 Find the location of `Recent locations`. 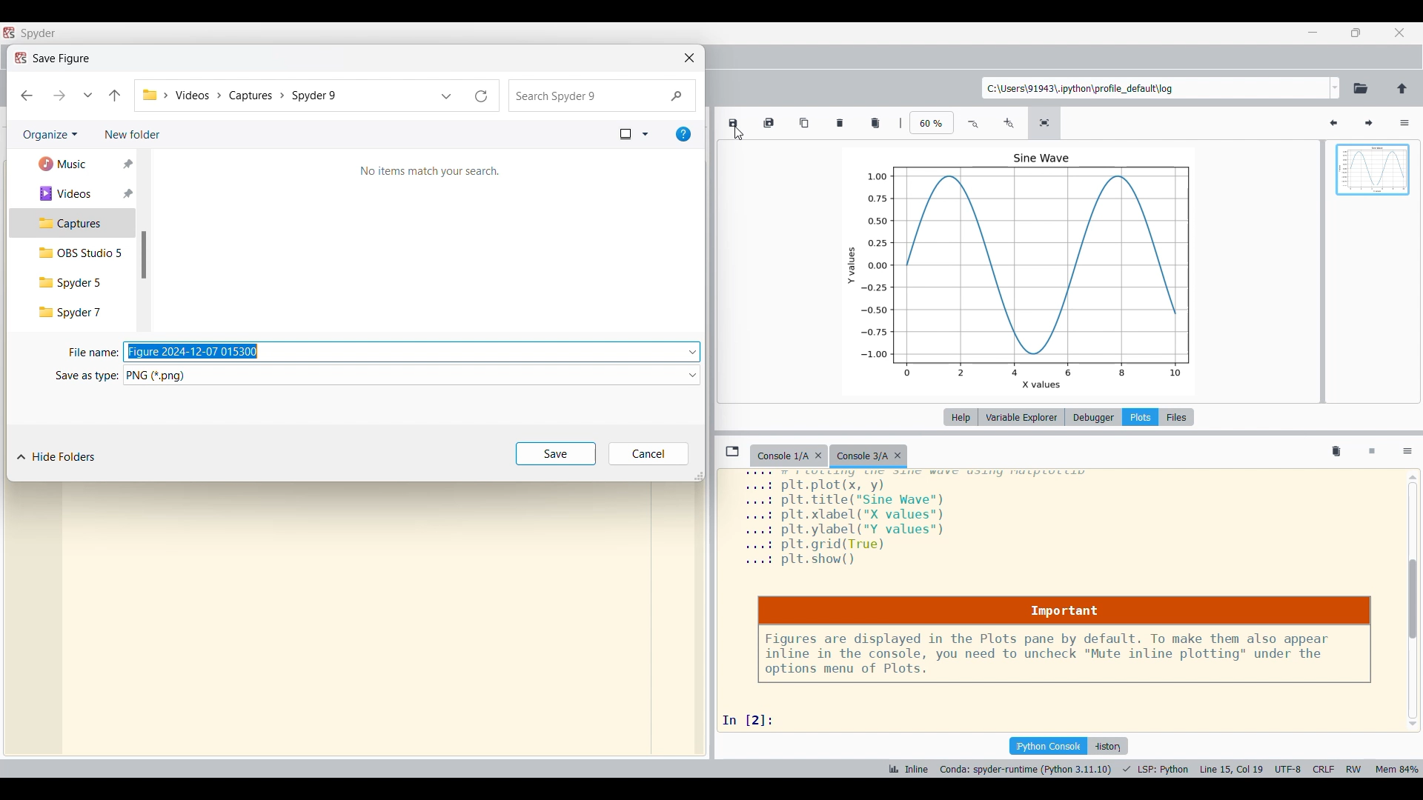

Recent locations is located at coordinates (87, 96).